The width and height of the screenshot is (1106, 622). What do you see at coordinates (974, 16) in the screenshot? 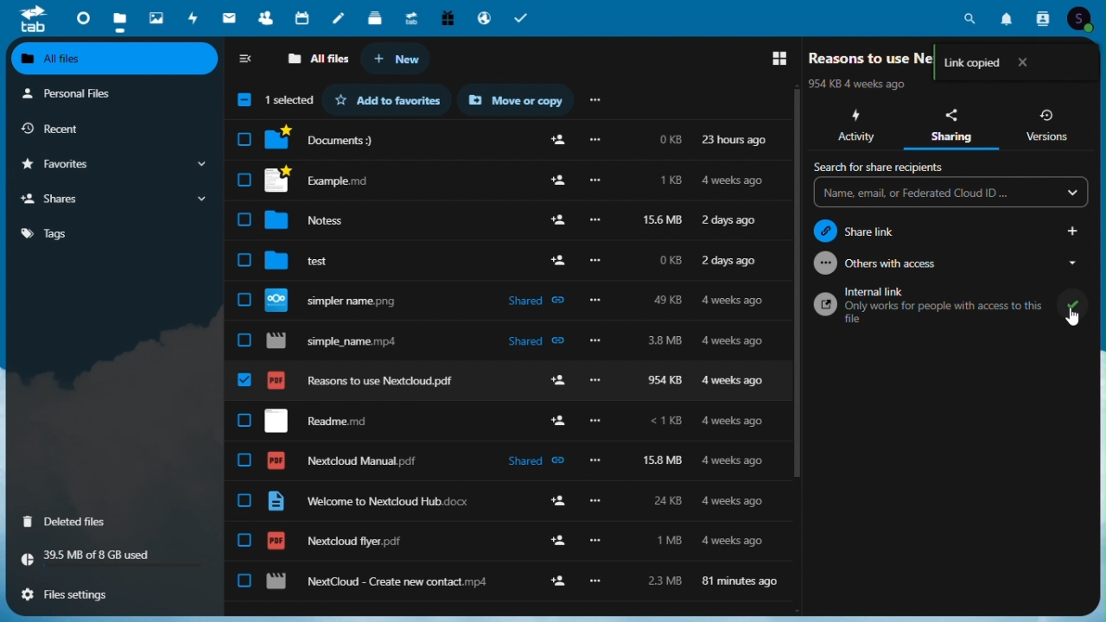
I see `search` at bounding box center [974, 16].